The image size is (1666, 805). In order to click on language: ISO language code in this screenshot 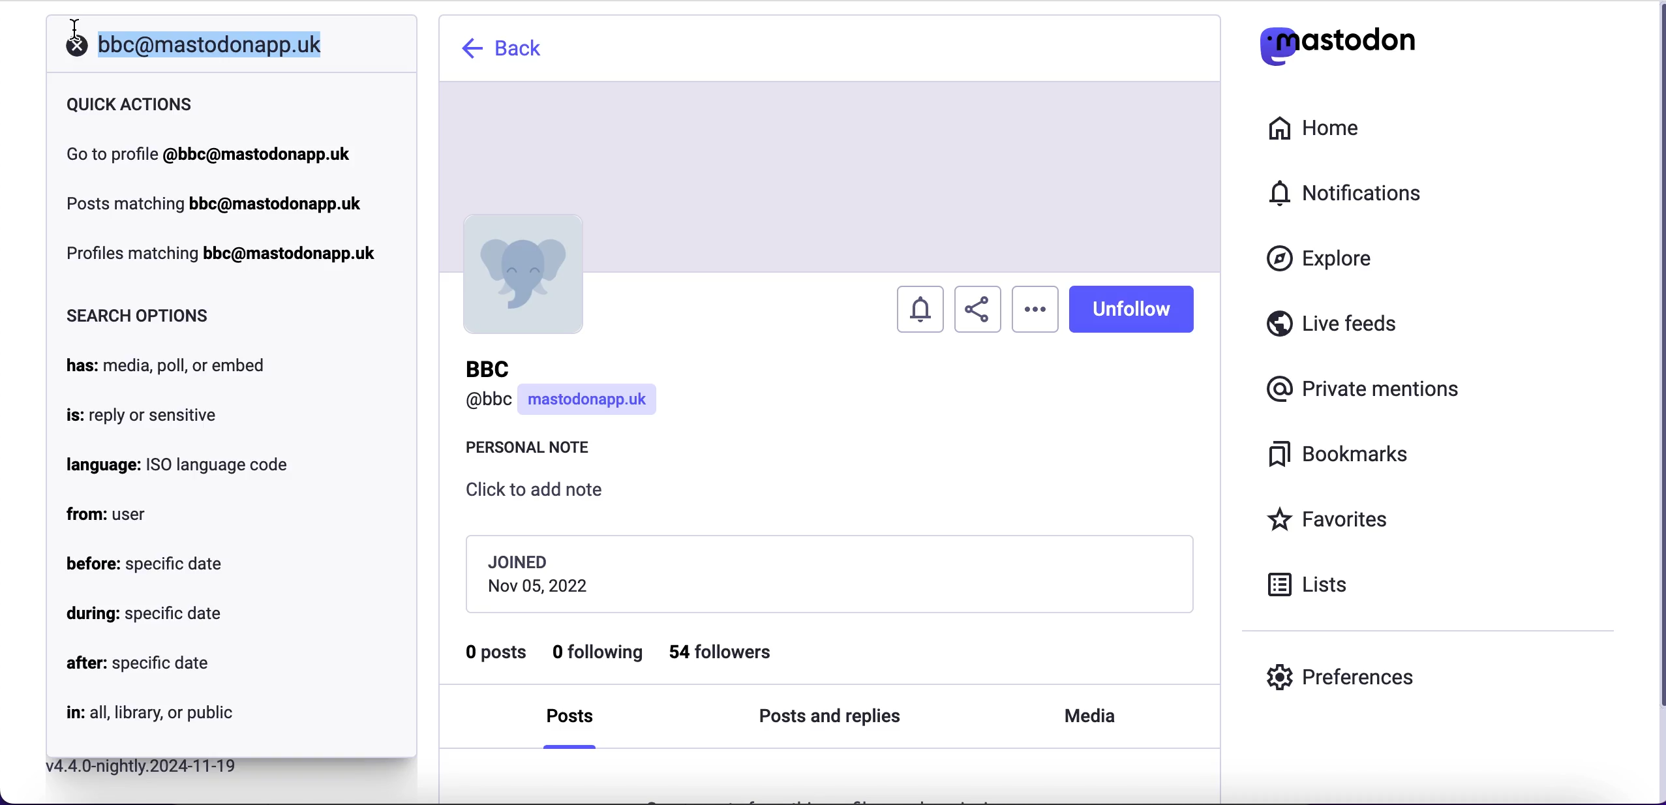, I will do `click(177, 464)`.